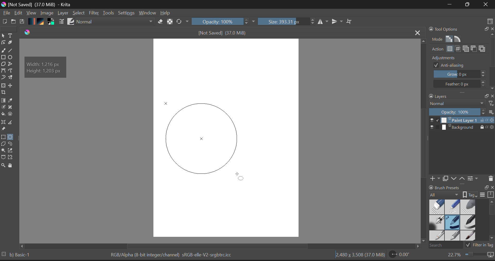 Image resolution: width=495 pixels, height=261 pixels. I want to click on Close, so click(416, 32).